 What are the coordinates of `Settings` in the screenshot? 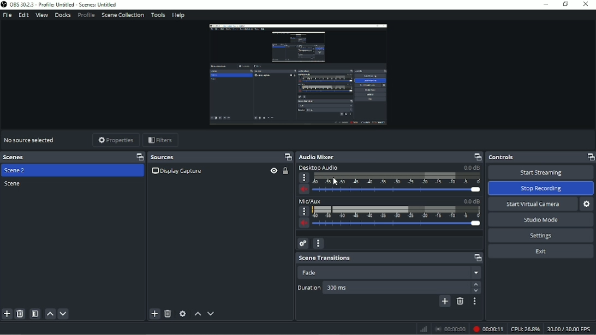 It's located at (542, 236).